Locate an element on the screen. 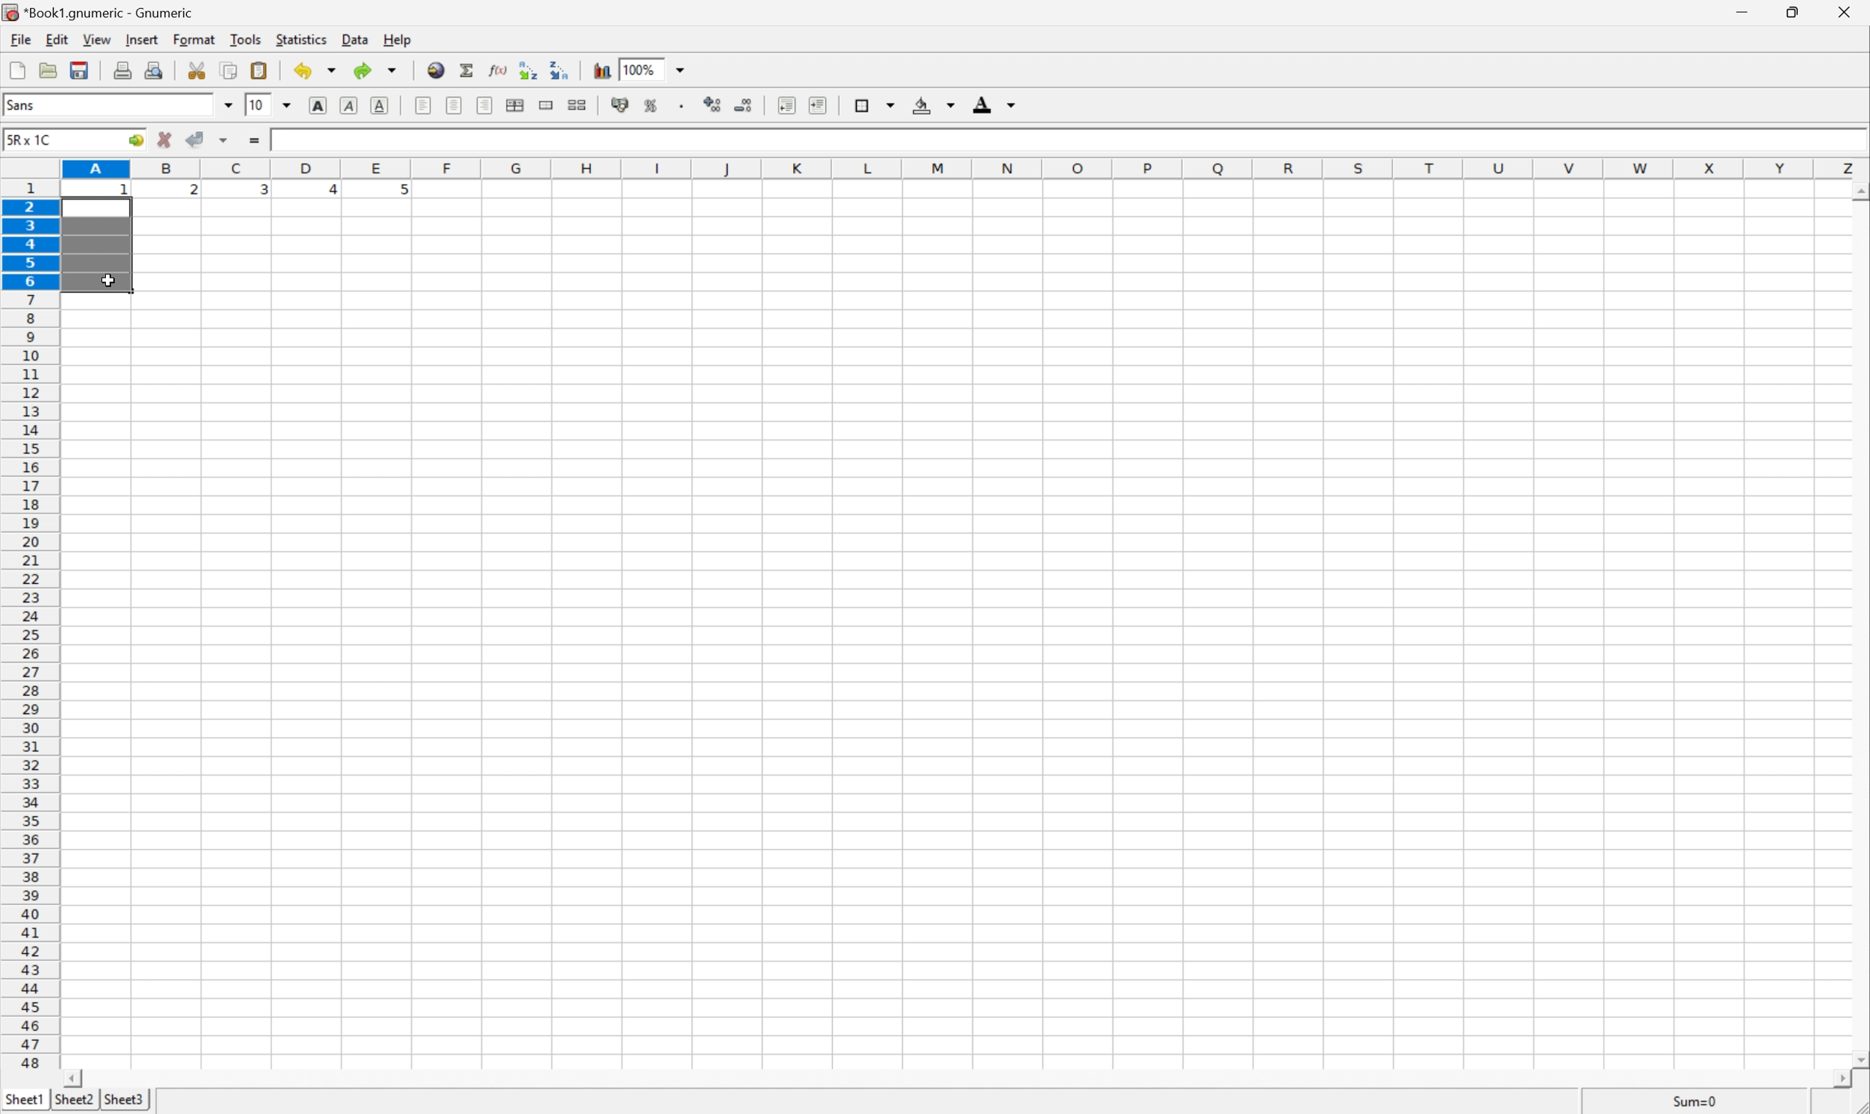 The height and width of the screenshot is (1114, 1870). foreground is located at coordinates (997, 106).